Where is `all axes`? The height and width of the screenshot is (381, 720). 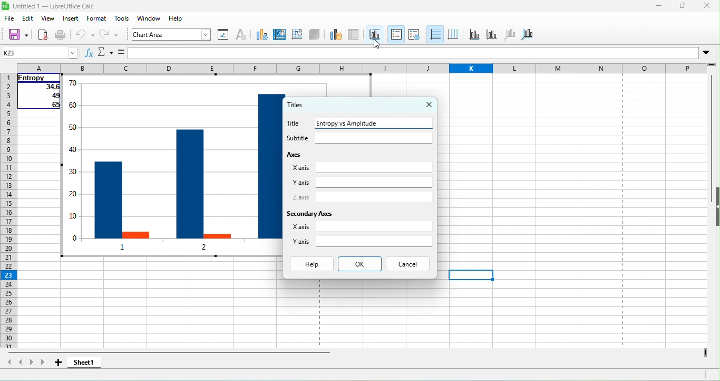
all axes is located at coordinates (532, 36).